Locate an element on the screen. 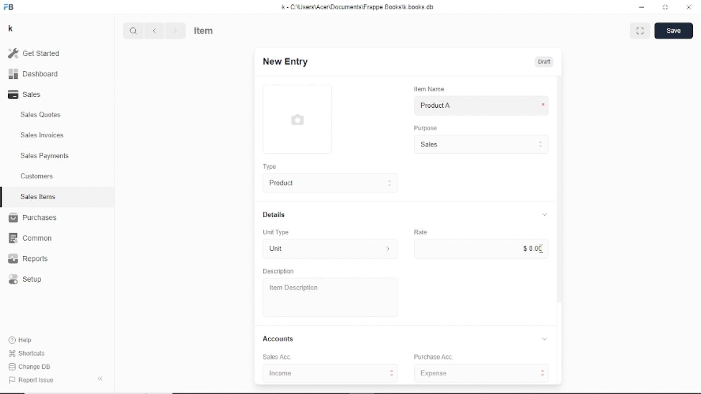 This screenshot has height=394, width=701. Purchases is located at coordinates (32, 217).